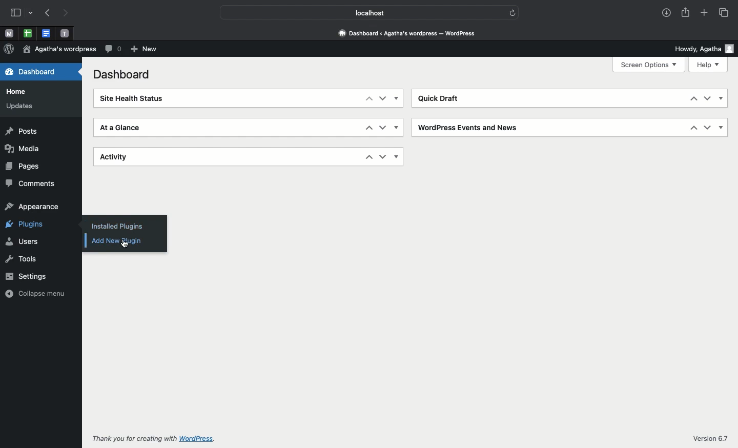 The image size is (738, 448). What do you see at coordinates (383, 97) in the screenshot?
I see `Down` at bounding box center [383, 97].